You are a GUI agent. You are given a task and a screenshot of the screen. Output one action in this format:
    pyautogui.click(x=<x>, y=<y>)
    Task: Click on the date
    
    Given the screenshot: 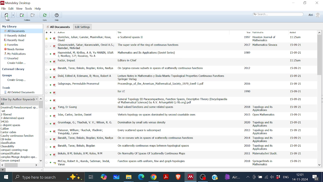 What is the action you would take?
    pyautogui.click(x=295, y=61)
    